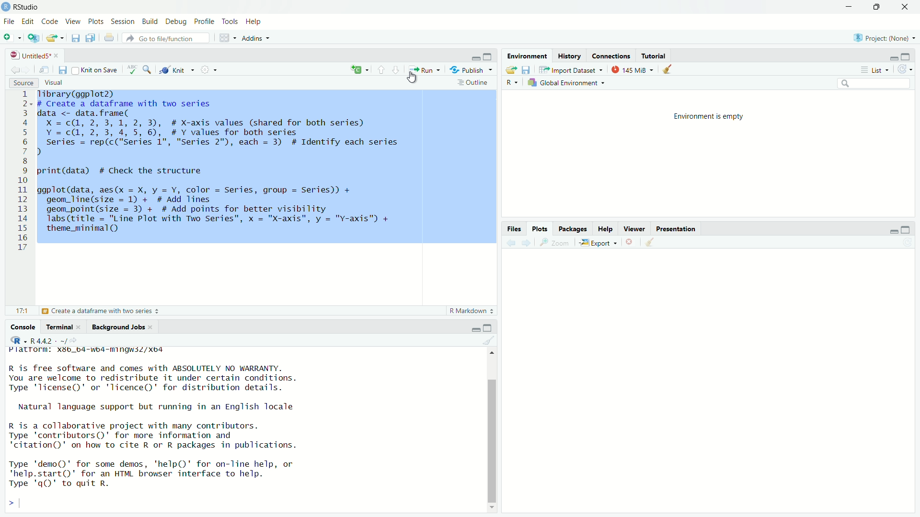  Describe the element at coordinates (167, 38) in the screenshot. I see `Go to file function` at that location.